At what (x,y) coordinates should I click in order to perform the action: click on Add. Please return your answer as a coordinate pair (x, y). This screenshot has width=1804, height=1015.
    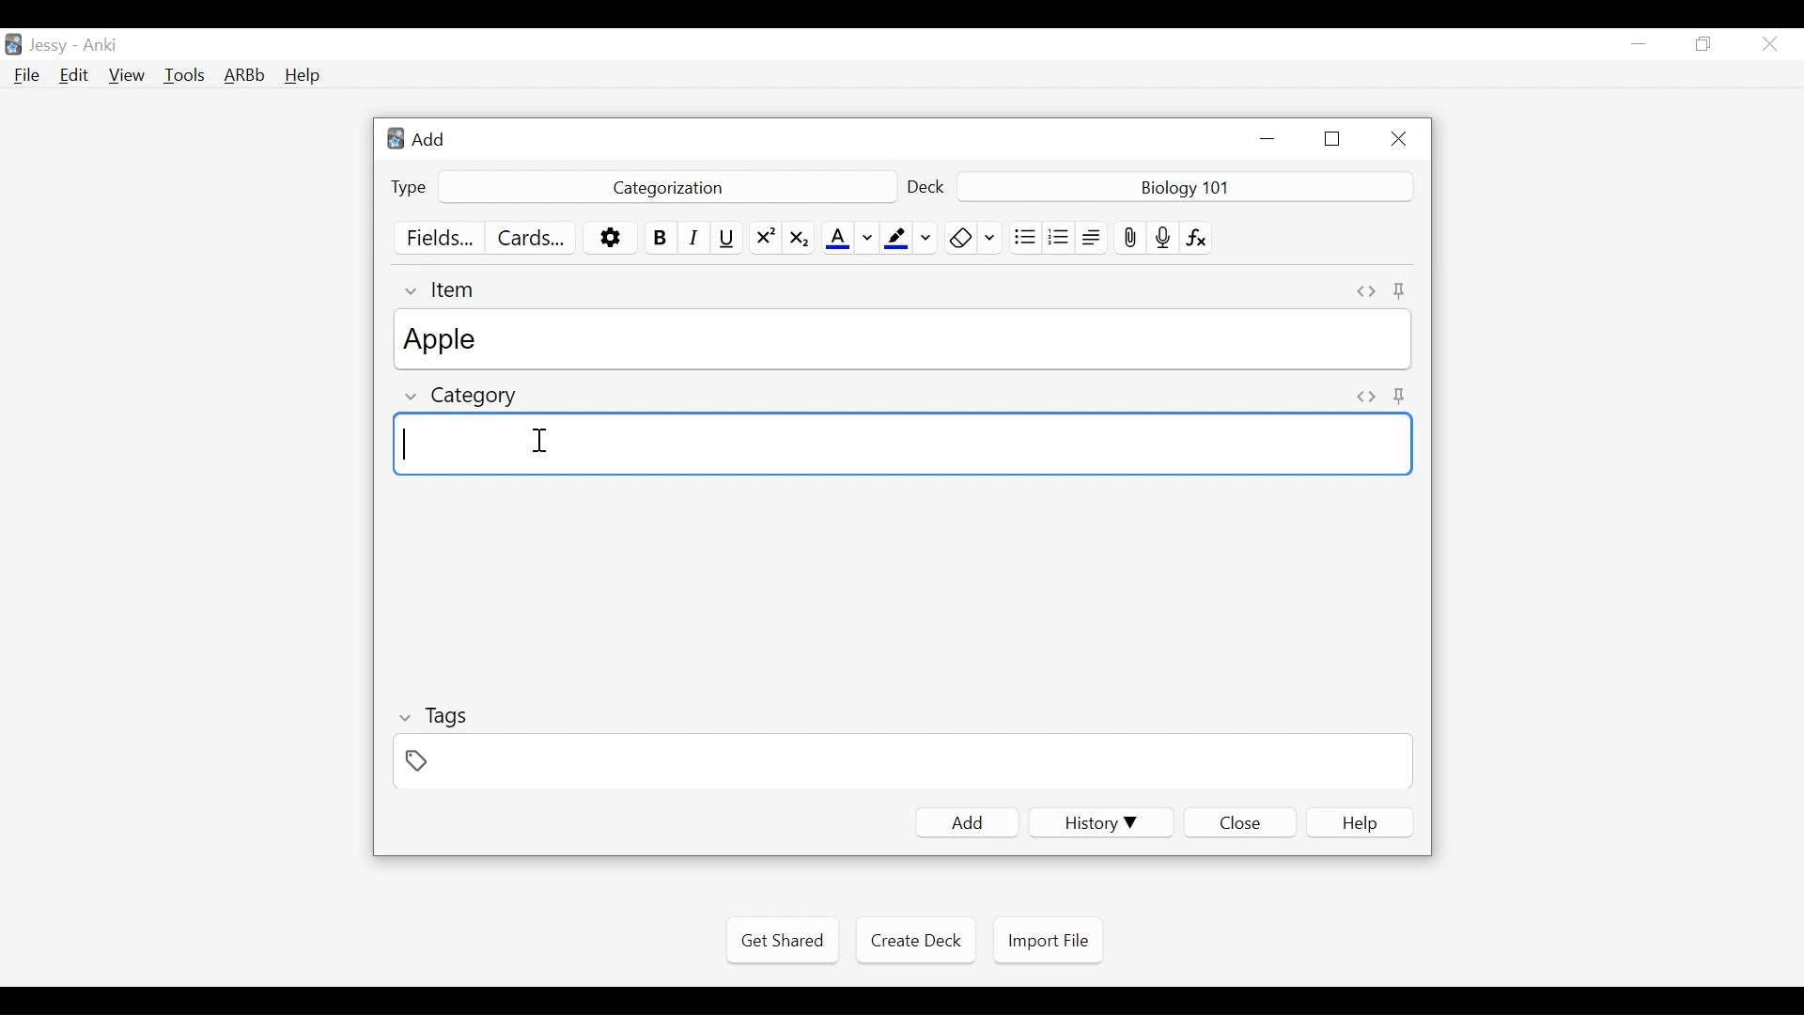
    Looking at the image, I should click on (428, 138).